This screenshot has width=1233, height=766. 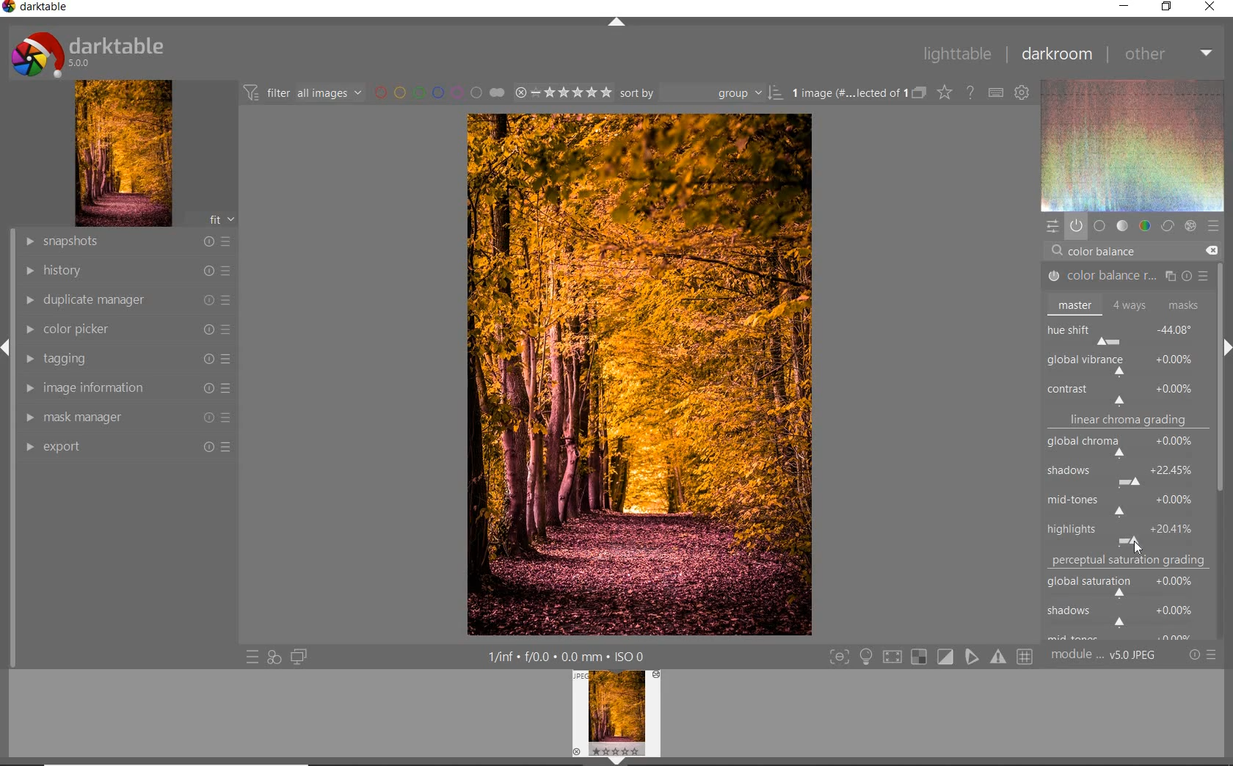 What do you see at coordinates (1125, 530) in the screenshot?
I see `highlights` at bounding box center [1125, 530].